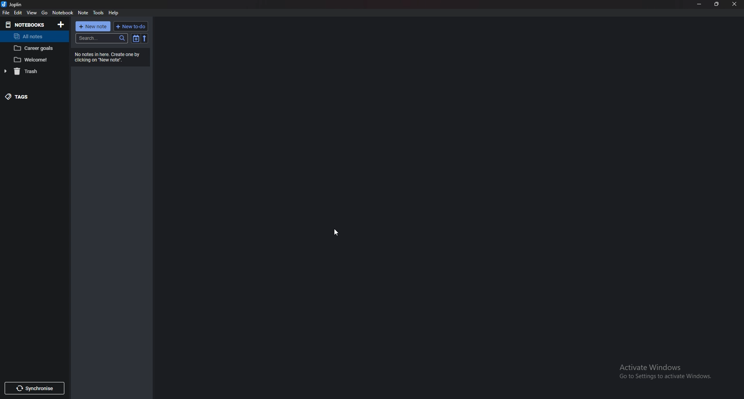  What do you see at coordinates (114, 13) in the screenshot?
I see `help` at bounding box center [114, 13].